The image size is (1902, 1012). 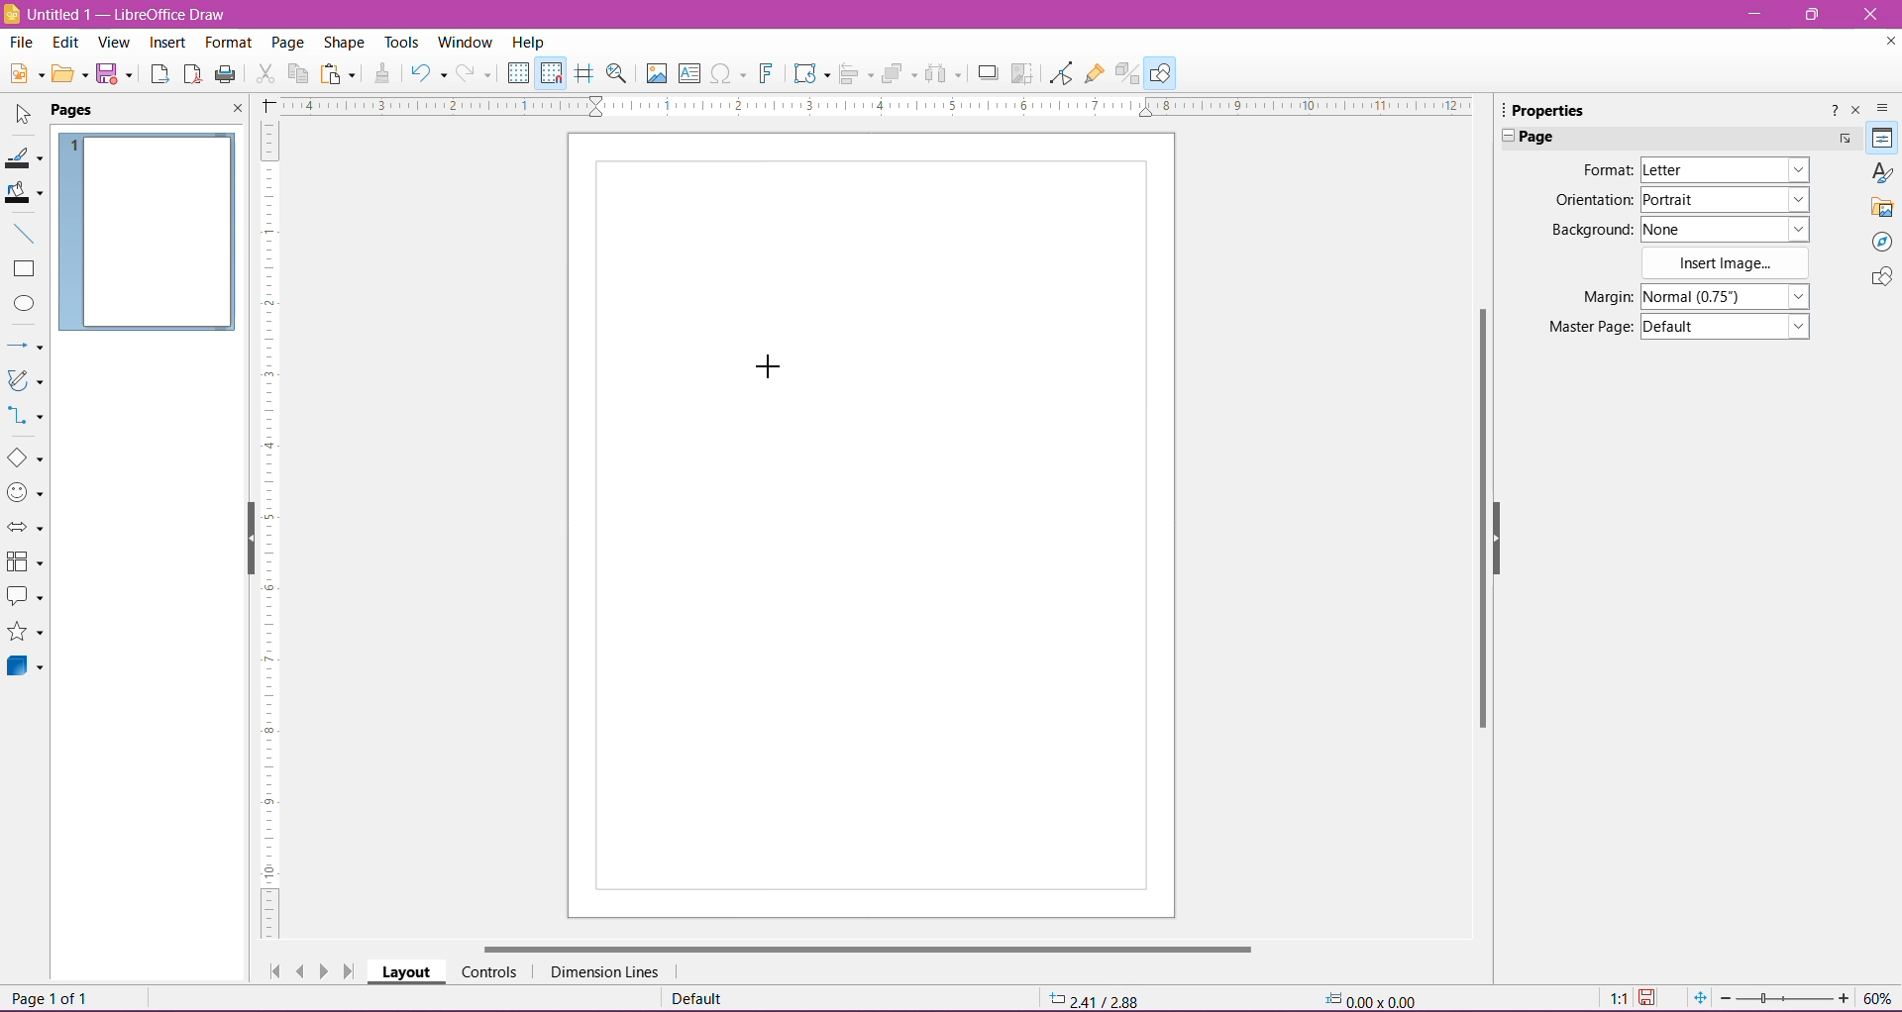 What do you see at coordinates (54, 997) in the screenshot?
I see `Page Number` at bounding box center [54, 997].